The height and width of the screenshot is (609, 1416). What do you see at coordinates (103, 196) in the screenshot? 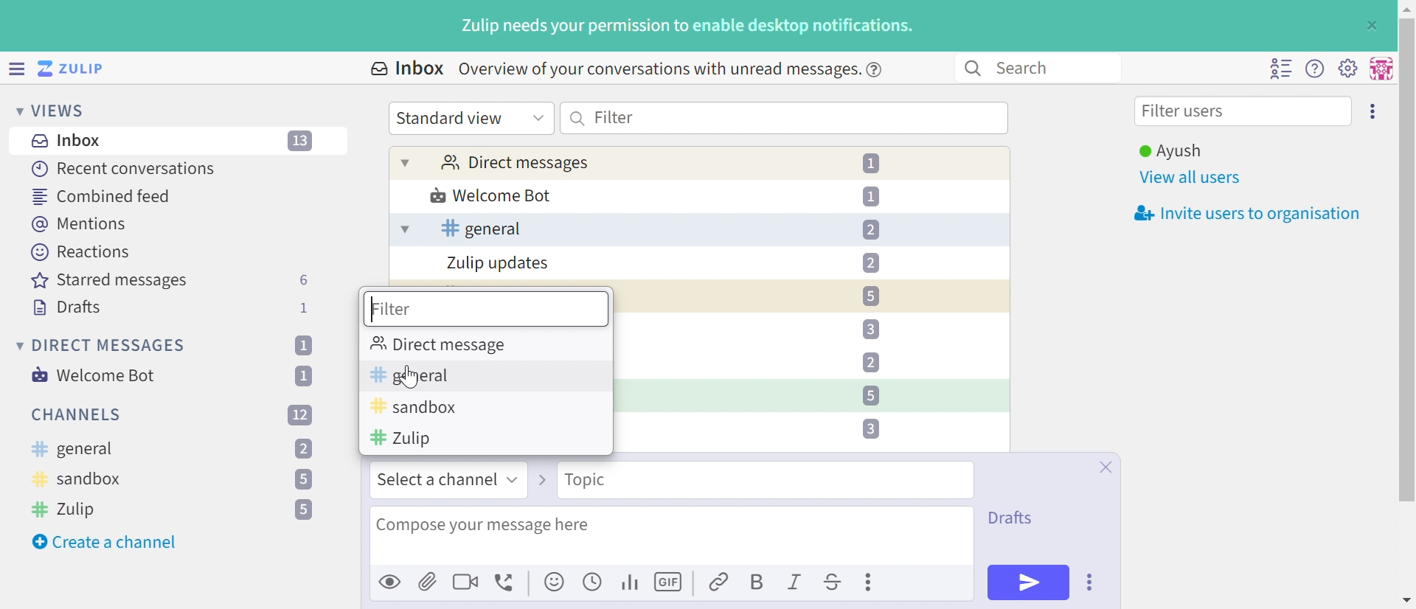
I see `Combined feed` at bounding box center [103, 196].